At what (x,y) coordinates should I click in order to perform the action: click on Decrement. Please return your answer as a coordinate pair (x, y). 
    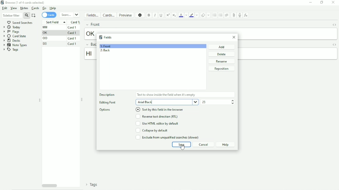
    Looking at the image, I should click on (232, 104).